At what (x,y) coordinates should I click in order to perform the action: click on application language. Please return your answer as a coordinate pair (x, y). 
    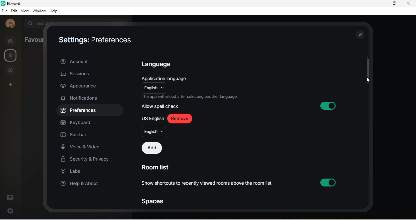
    Looking at the image, I should click on (167, 78).